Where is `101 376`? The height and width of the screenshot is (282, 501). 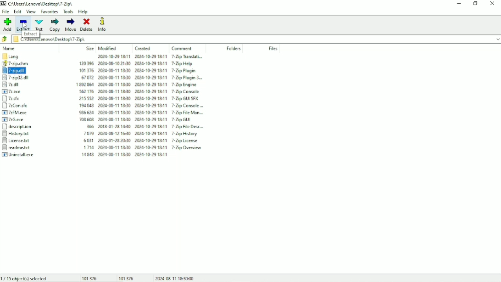 101 376 is located at coordinates (126, 278).